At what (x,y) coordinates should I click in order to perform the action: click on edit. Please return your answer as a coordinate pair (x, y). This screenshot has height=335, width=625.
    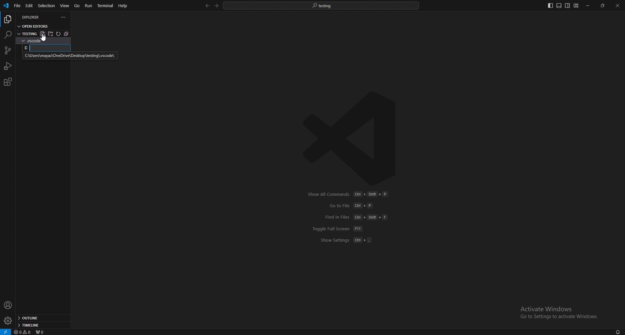
    Looking at the image, I should click on (29, 6).